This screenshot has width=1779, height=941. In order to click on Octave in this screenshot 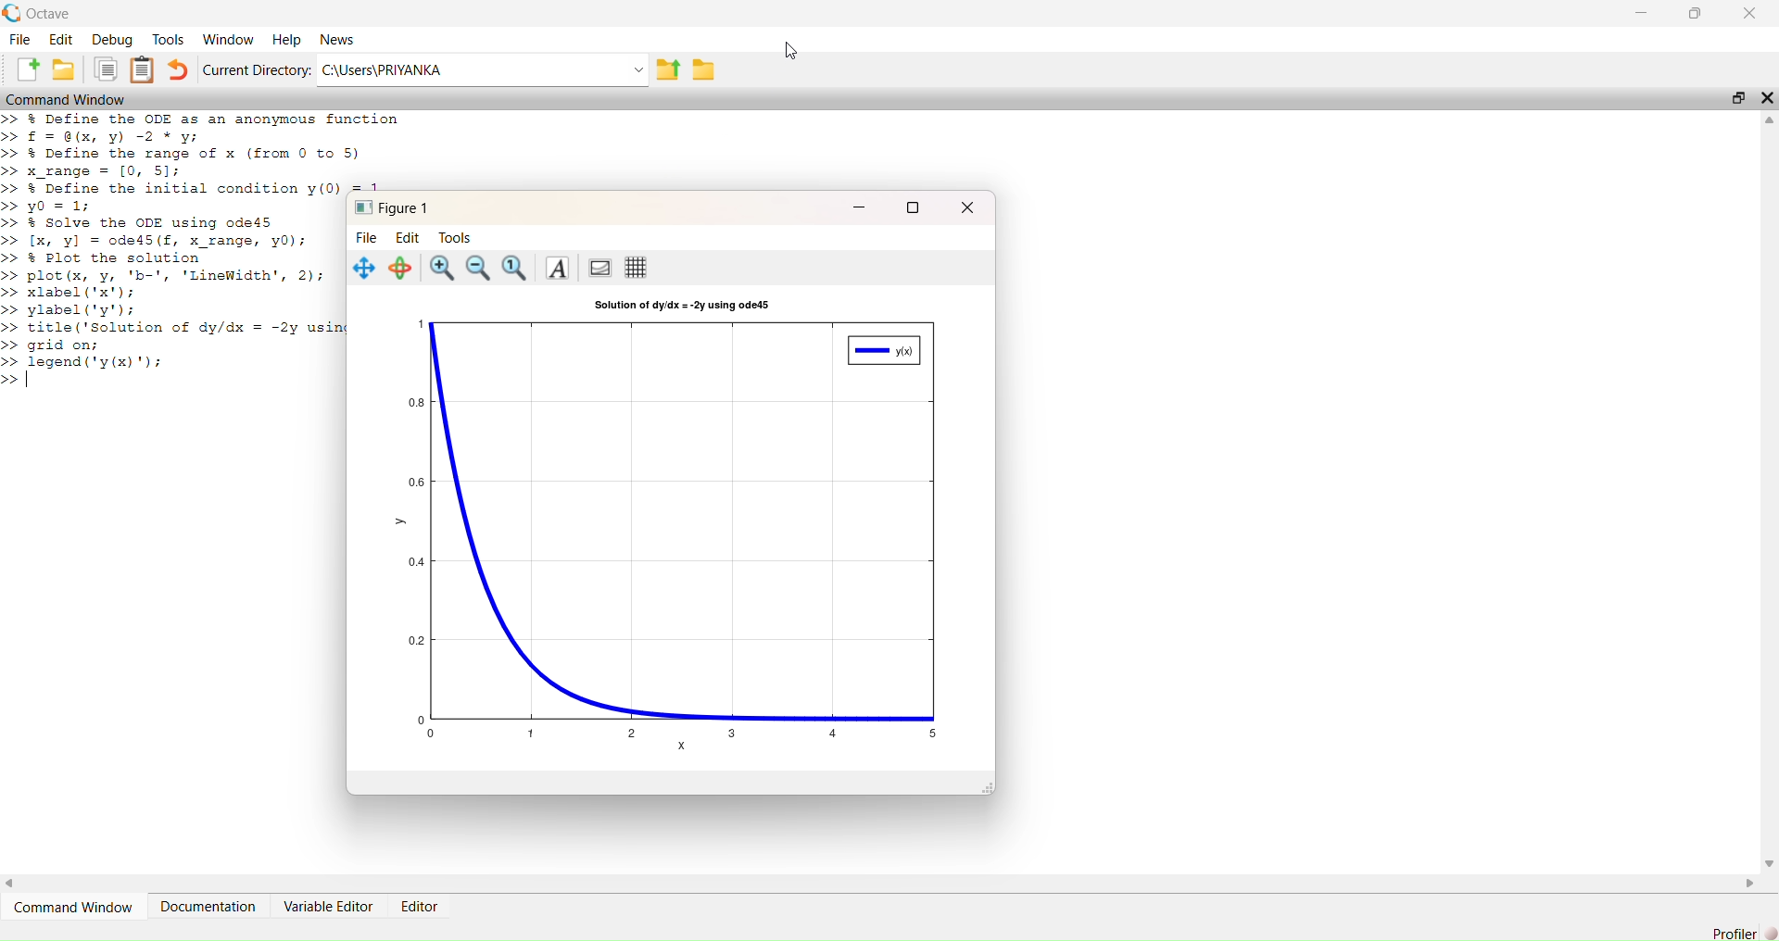, I will do `click(48, 14)`.